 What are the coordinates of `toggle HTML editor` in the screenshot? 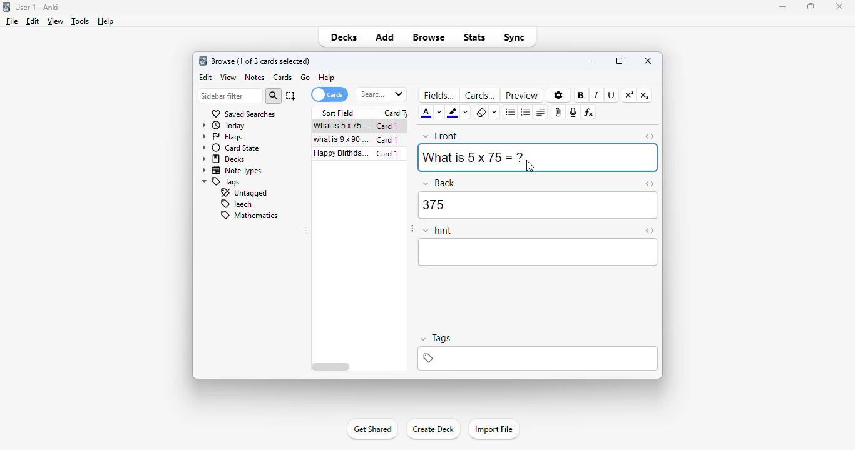 It's located at (650, 231).